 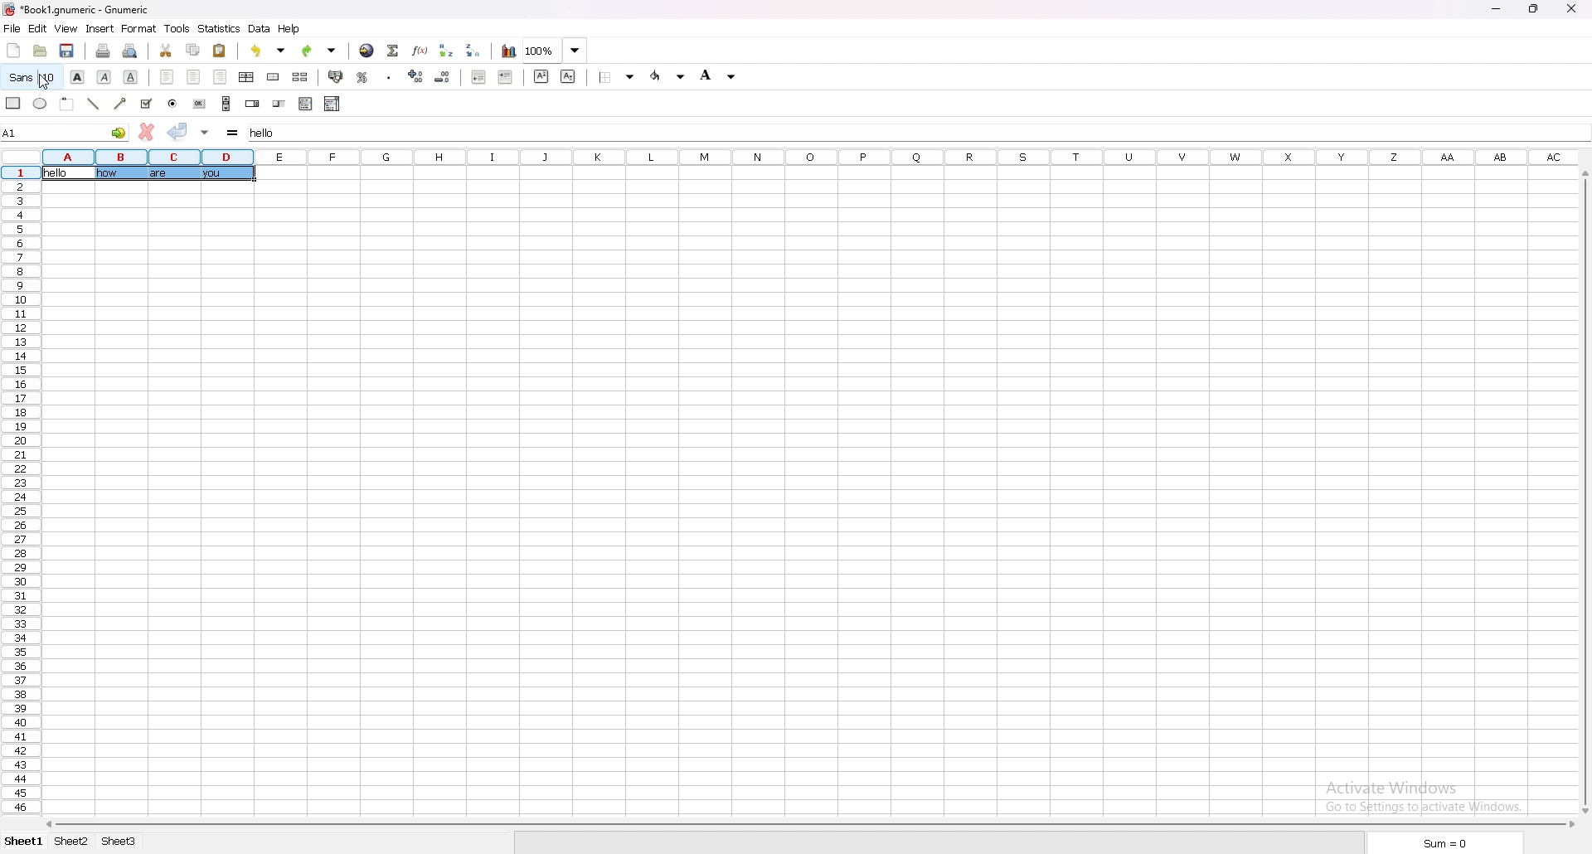 What do you see at coordinates (721, 75) in the screenshot?
I see `background` at bounding box center [721, 75].